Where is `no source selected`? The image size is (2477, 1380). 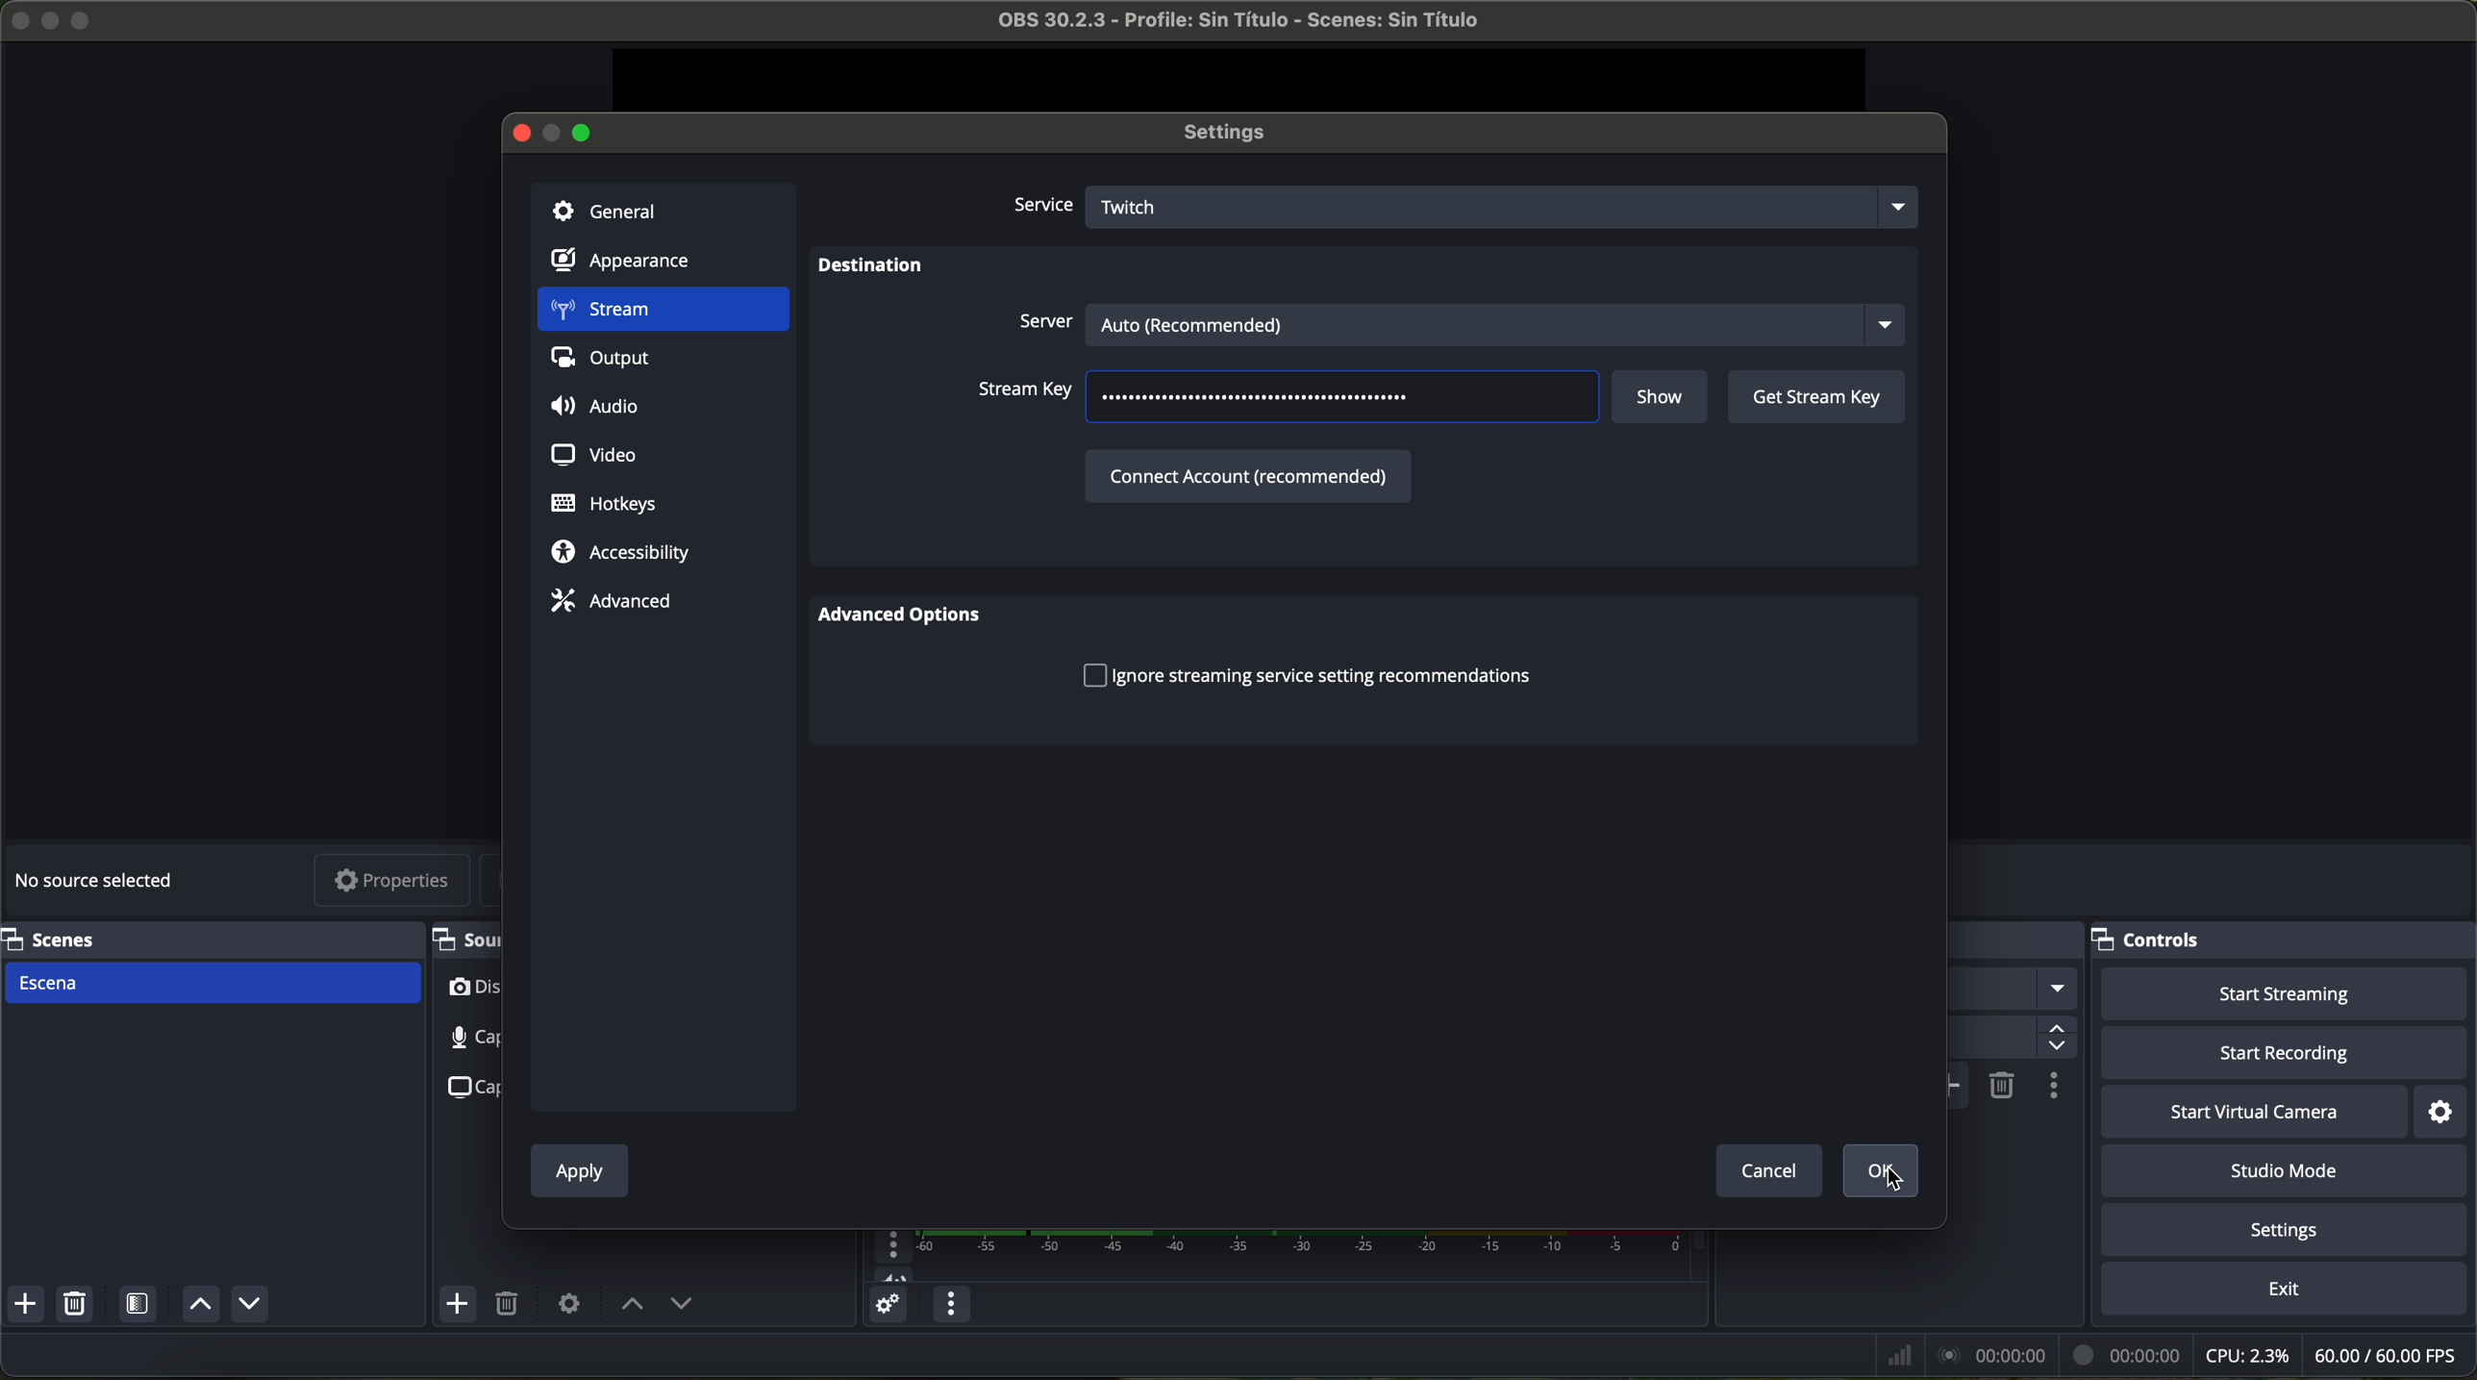 no source selected is located at coordinates (101, 877).